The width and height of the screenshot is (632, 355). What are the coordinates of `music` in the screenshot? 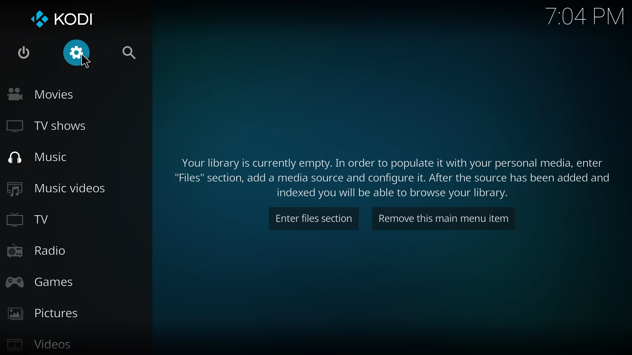 It's located at (38, 157).